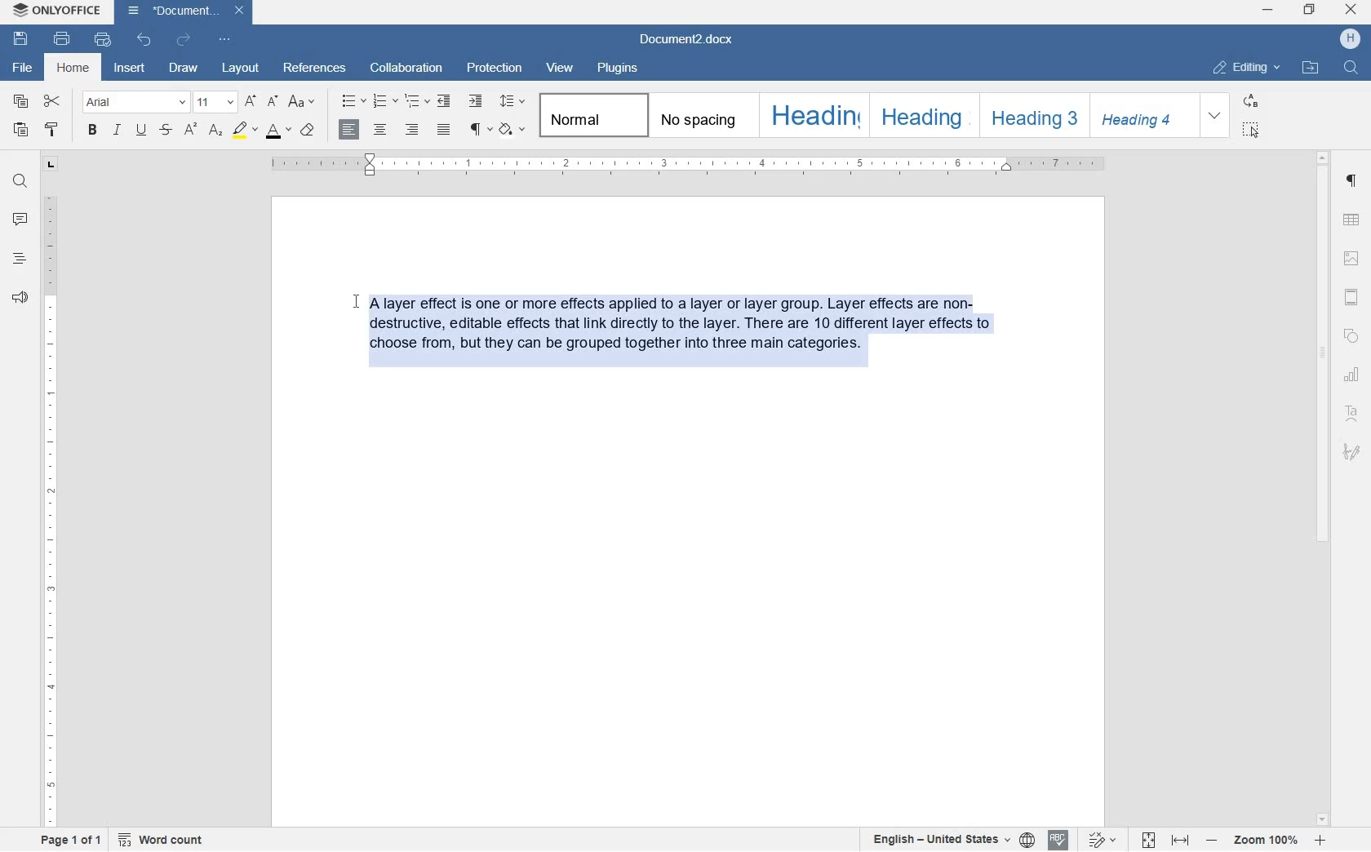 This screenshot has width=1371, height=852. I want to click on superscript, so click(190, 131).